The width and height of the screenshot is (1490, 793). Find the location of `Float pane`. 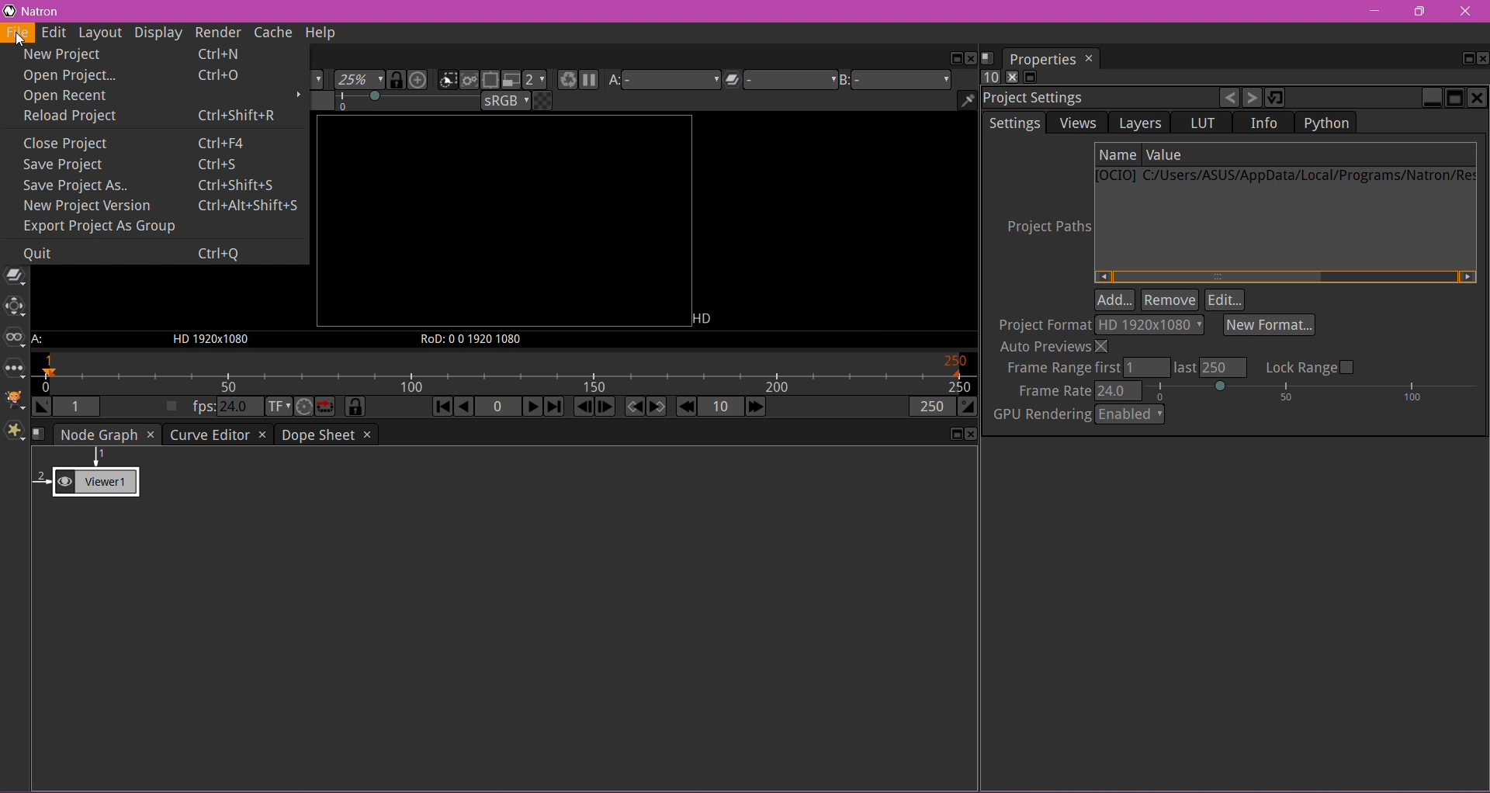

Float pane is located at coordinates (954, 435).